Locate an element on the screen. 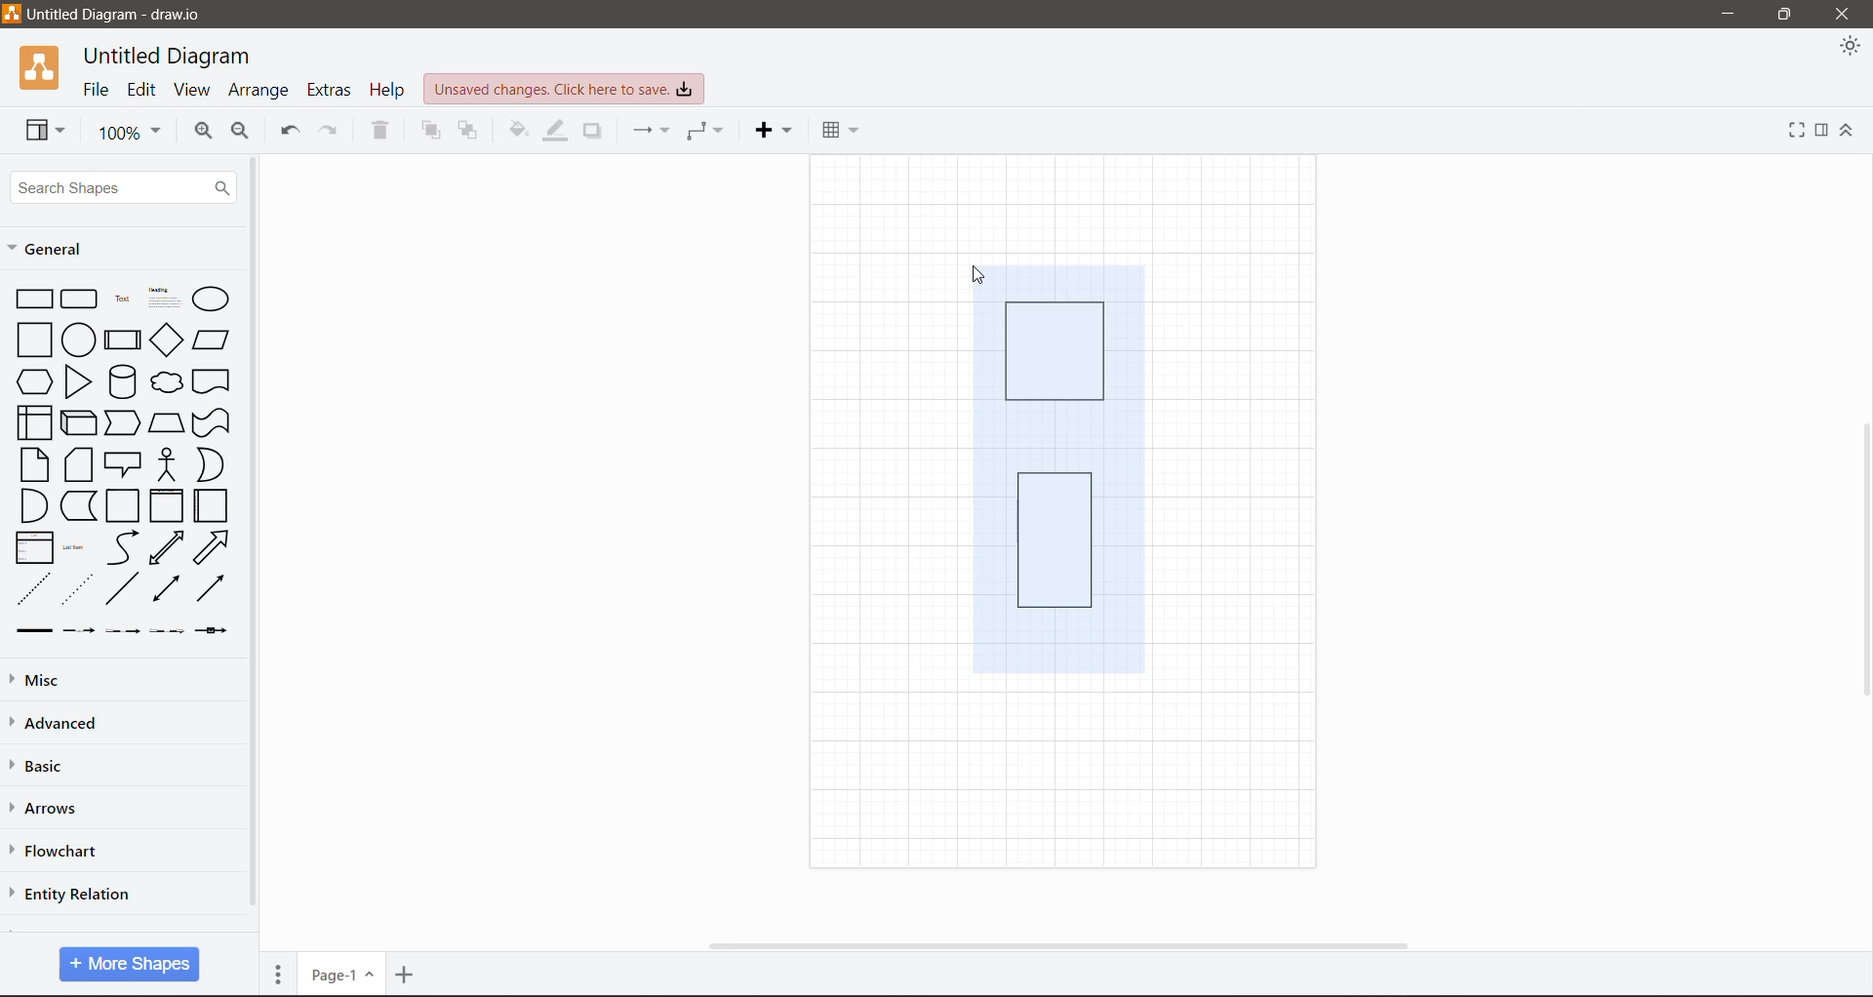  View is located at coordinates (45, 130).